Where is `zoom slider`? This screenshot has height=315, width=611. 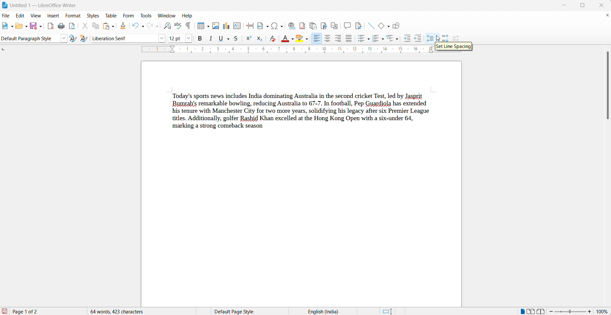 zoom slider is located at coordinates (570, 311).